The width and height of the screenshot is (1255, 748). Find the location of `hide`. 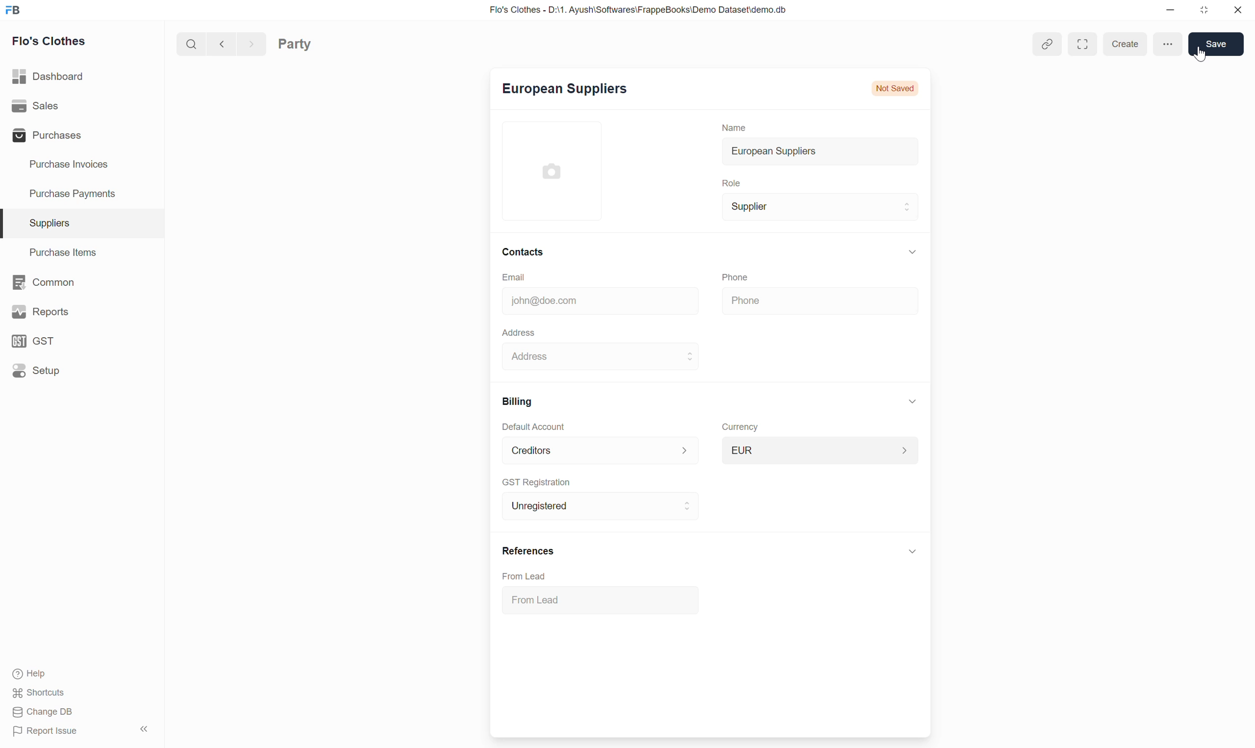

hide is located at coordinates (141, 728).